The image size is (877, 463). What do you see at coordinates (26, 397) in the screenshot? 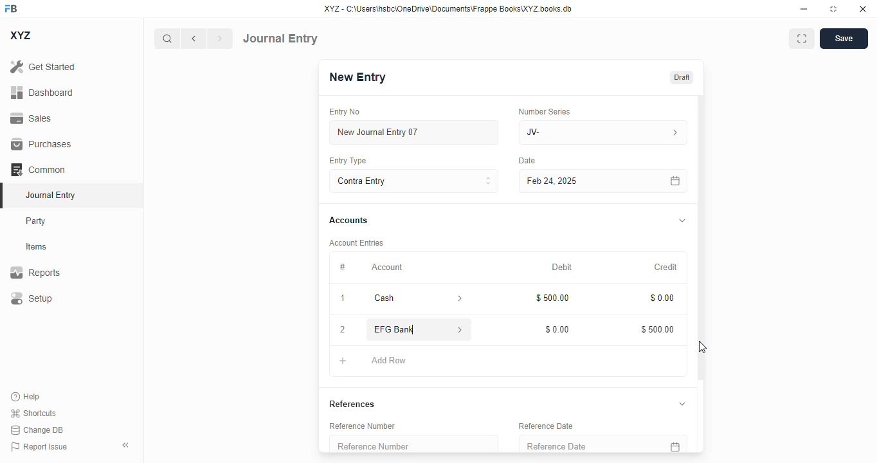
I see `help` at bounding box center [26, 397].